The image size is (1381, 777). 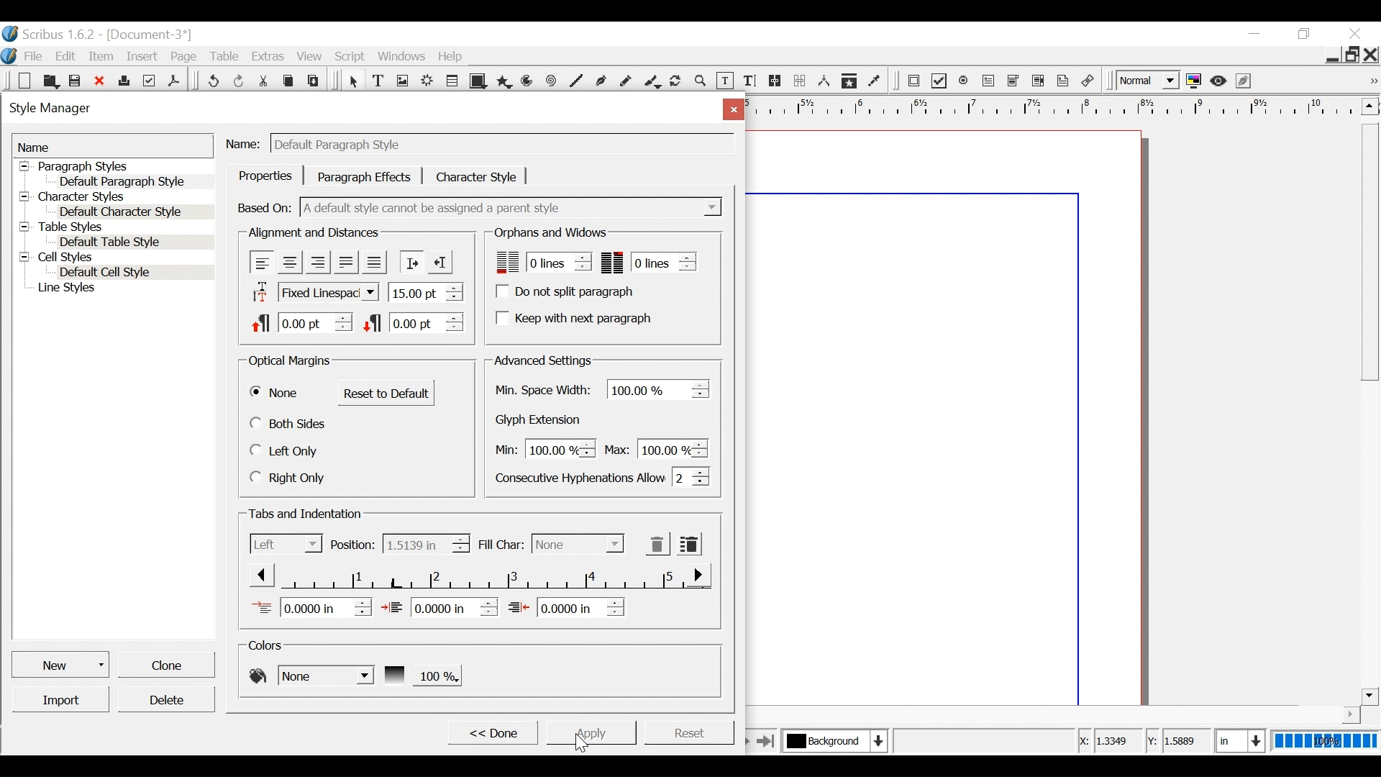 What do you see at coordinates (175, 79) in the screenshot?
I see `Save as PDF` at bounding box center [175, 79].